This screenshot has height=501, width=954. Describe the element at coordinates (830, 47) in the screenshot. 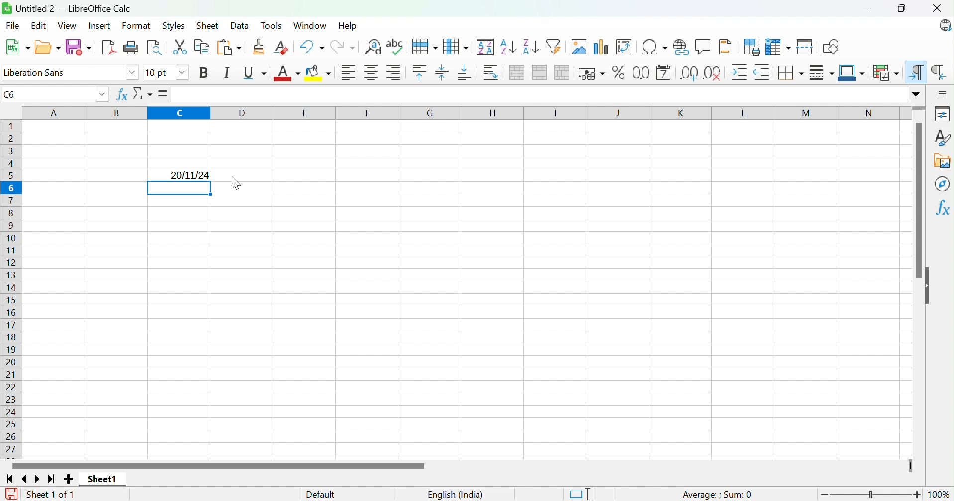

I see `Show draw functions` at that location.